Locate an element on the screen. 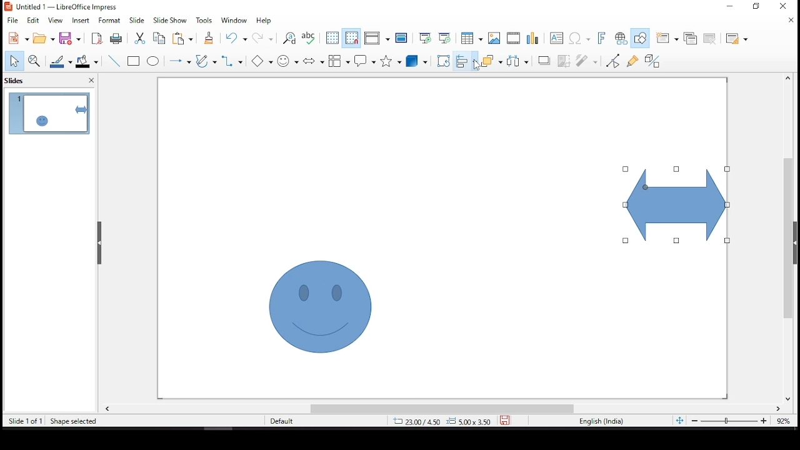  insert font work text is located at coordinates (602, 37).